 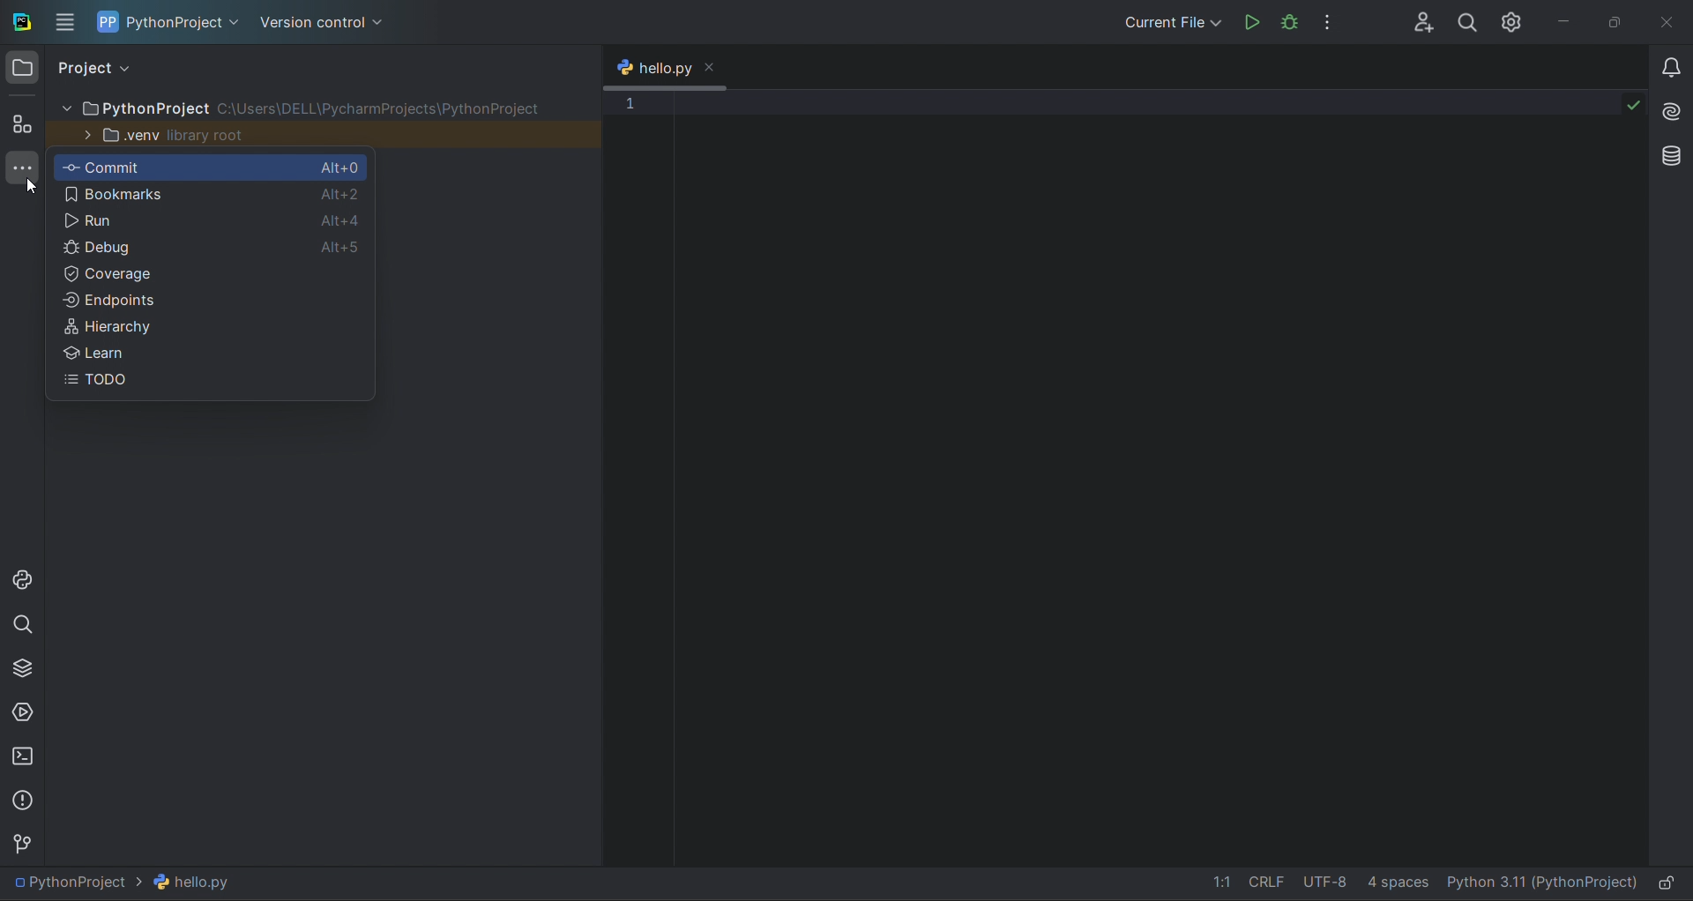 I want to click on .venv, so click(x=118, y=135).